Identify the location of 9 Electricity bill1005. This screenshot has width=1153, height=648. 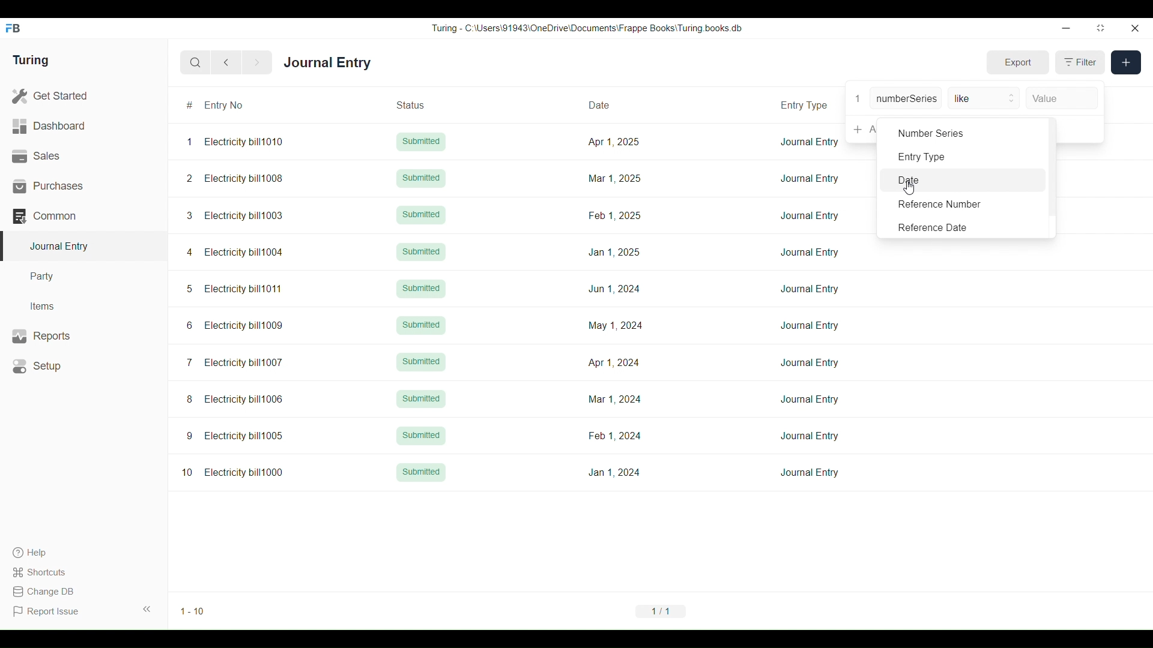
(235, 436).